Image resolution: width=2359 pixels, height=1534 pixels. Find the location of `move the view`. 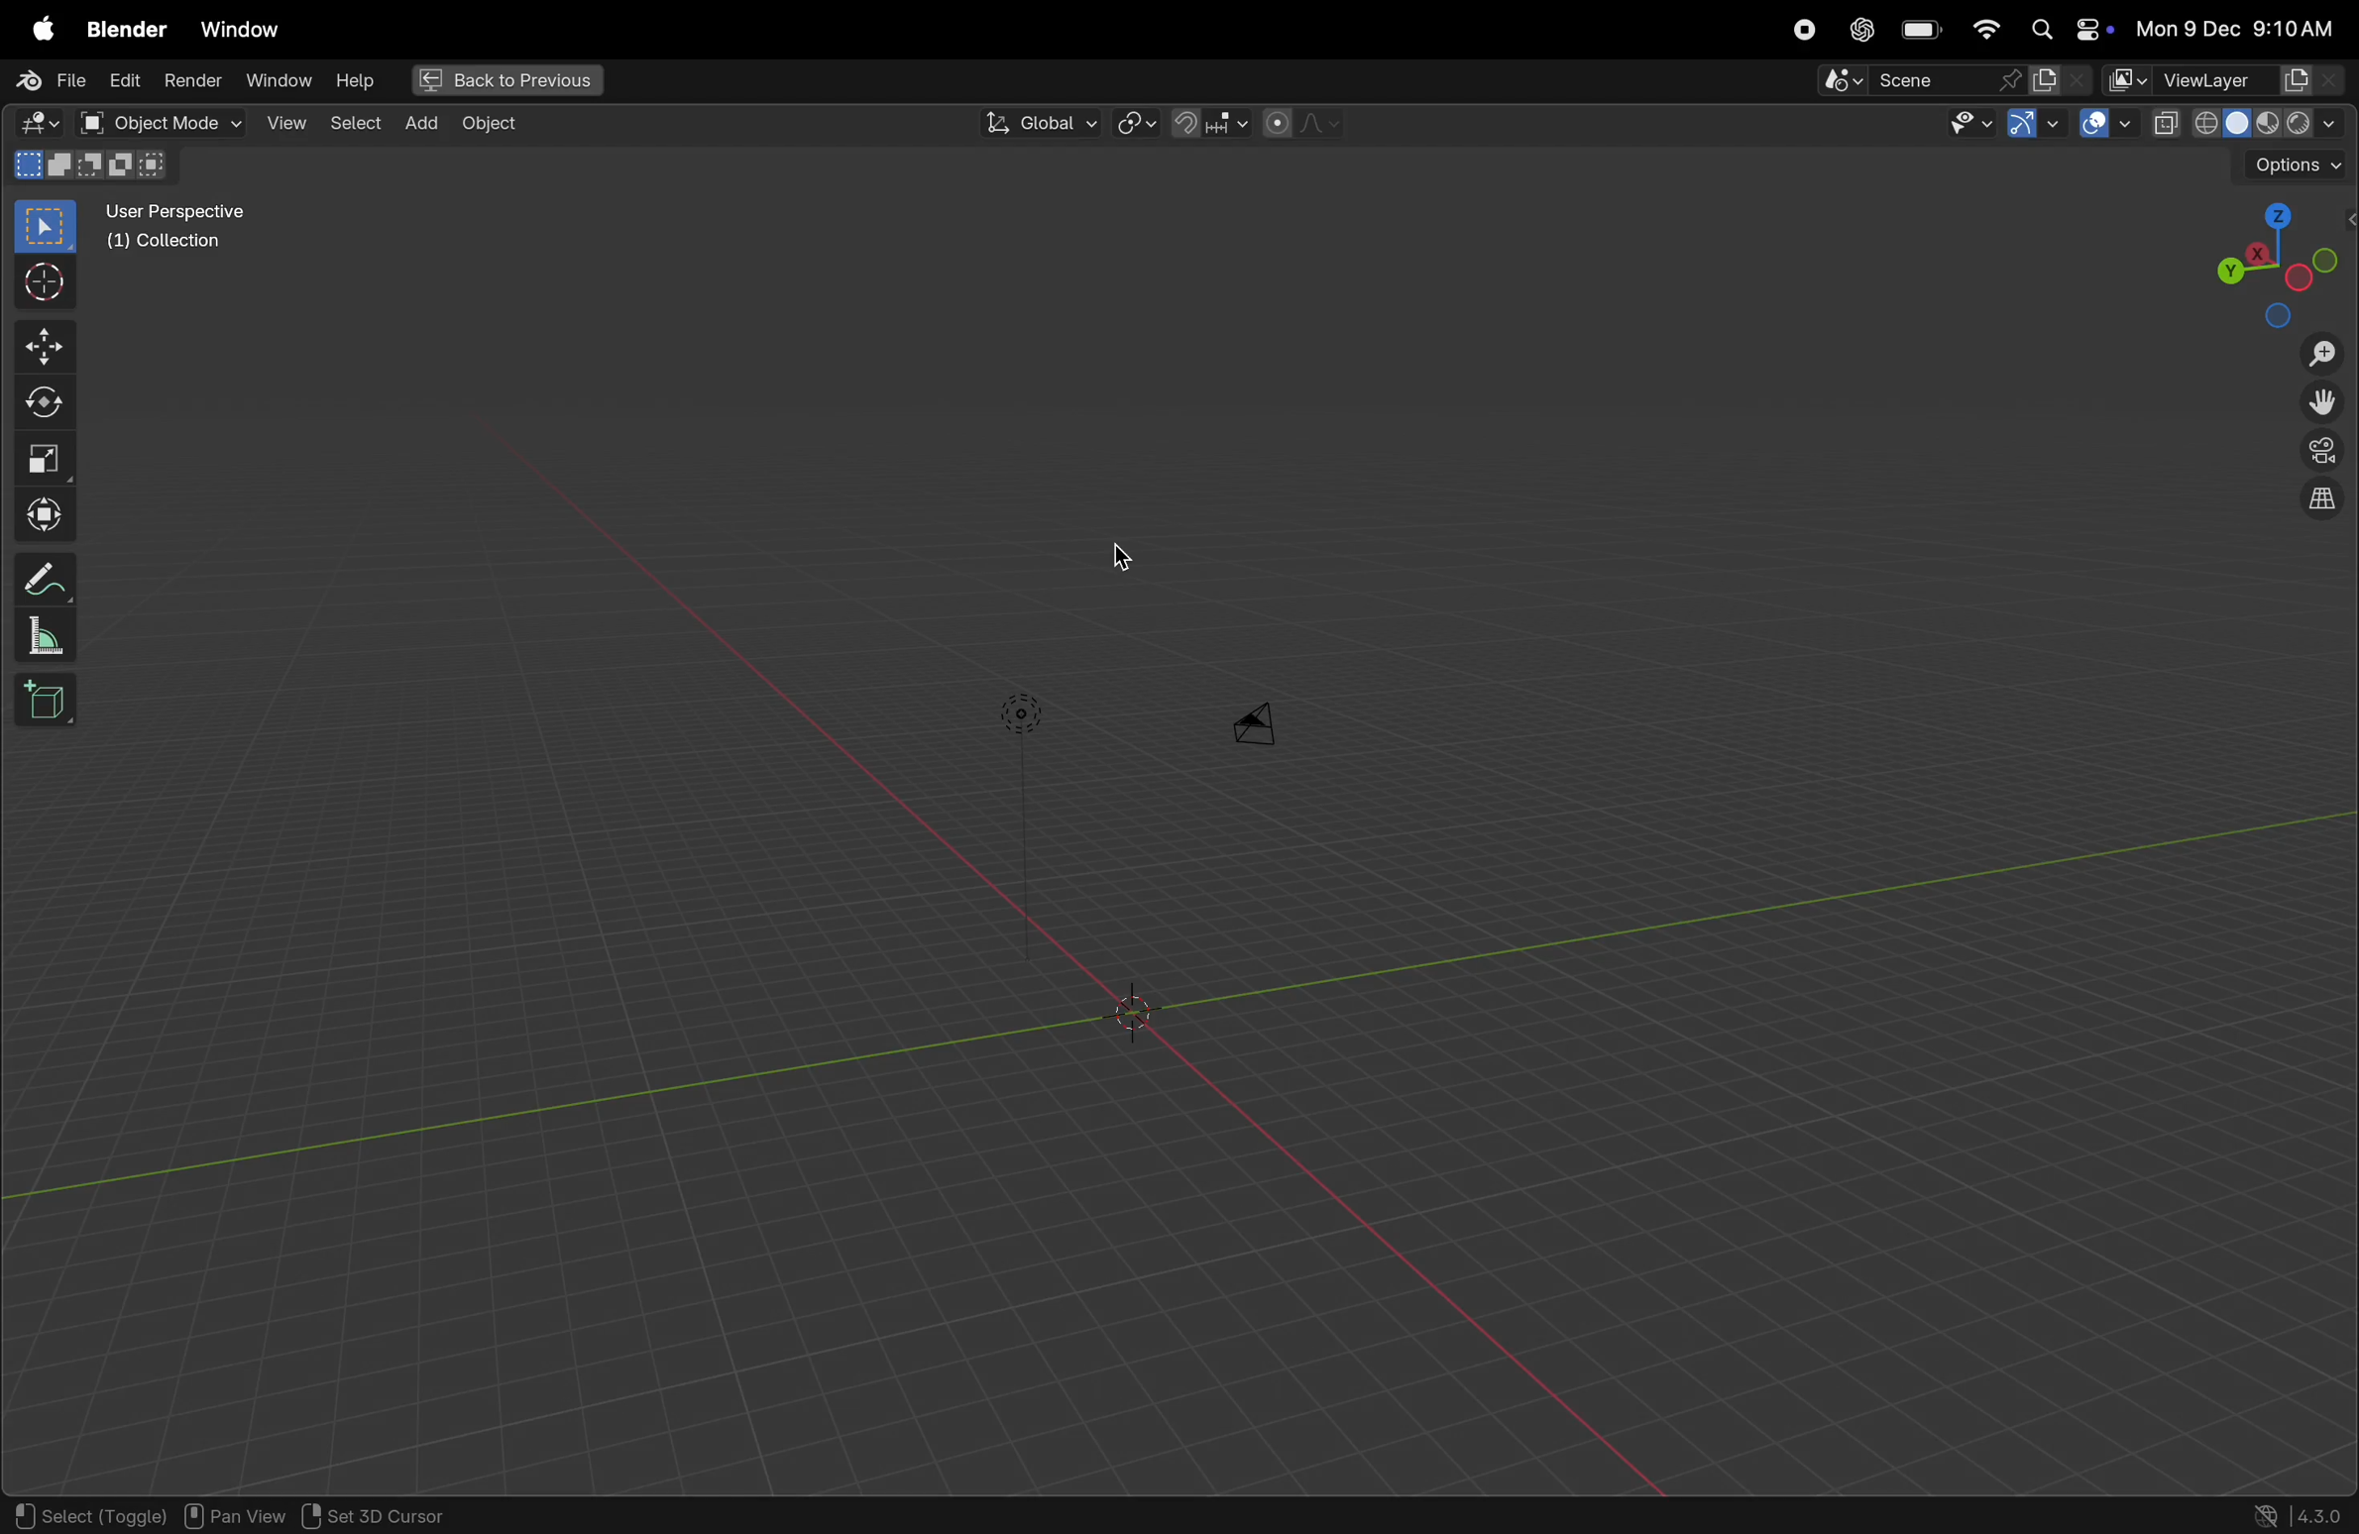

move the view is located at coordinates (2317, 403).